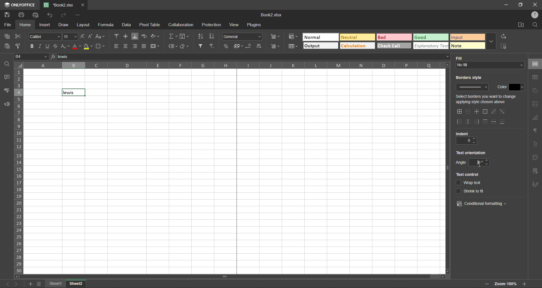  What do you see at coordinates (471, 190) in the screenshot?
I see `shrink to it` at bounding box center [471, 190].